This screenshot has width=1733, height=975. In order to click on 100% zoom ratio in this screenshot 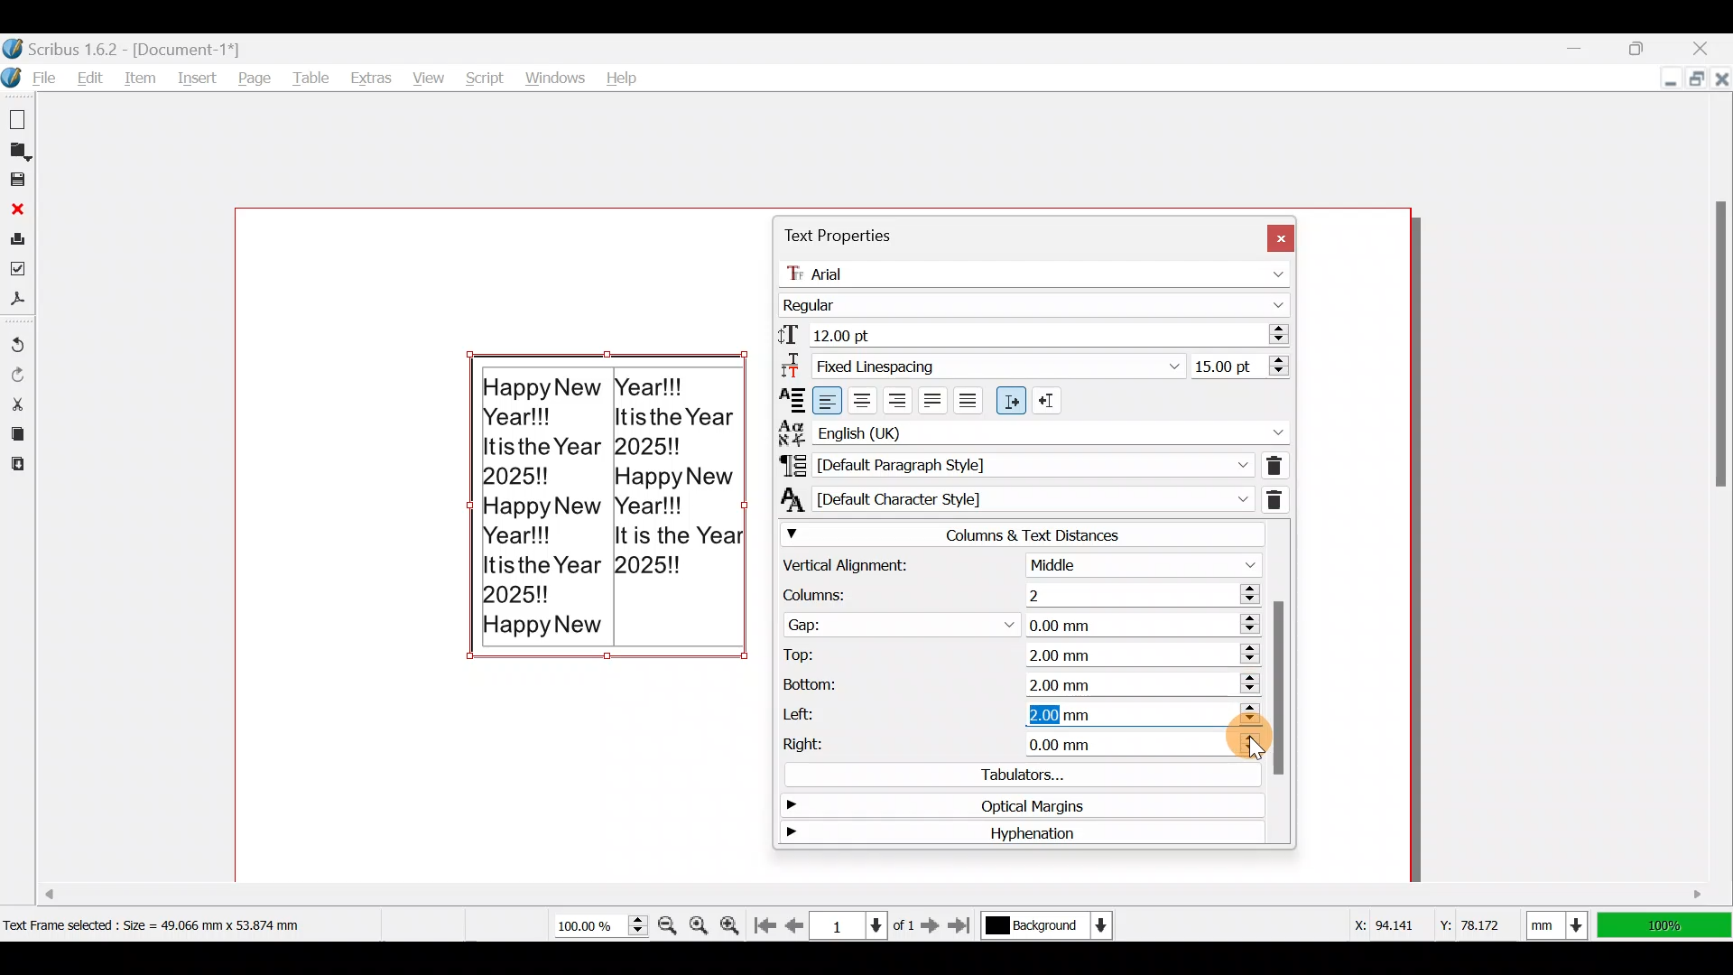, I will do `click(1668, 925)`.